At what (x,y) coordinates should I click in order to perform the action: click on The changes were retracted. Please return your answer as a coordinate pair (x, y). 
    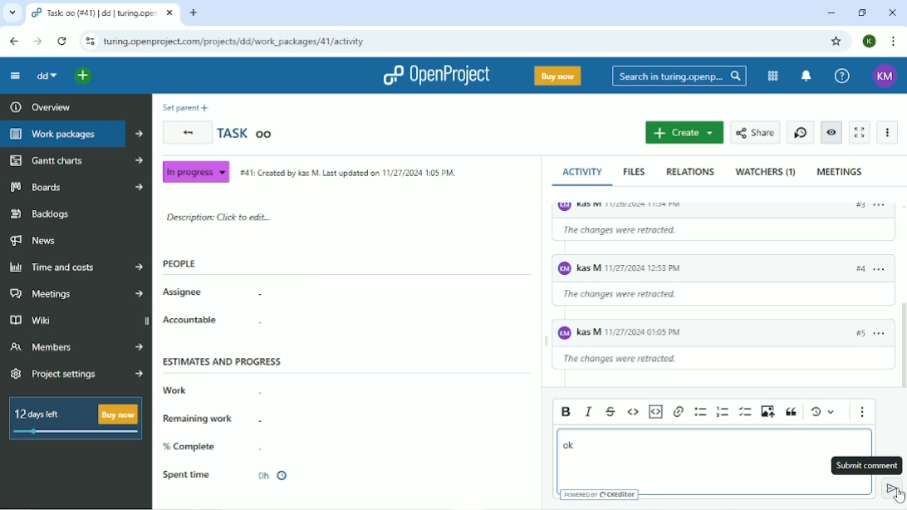
    Looking at the image, I should click on (671, 237).